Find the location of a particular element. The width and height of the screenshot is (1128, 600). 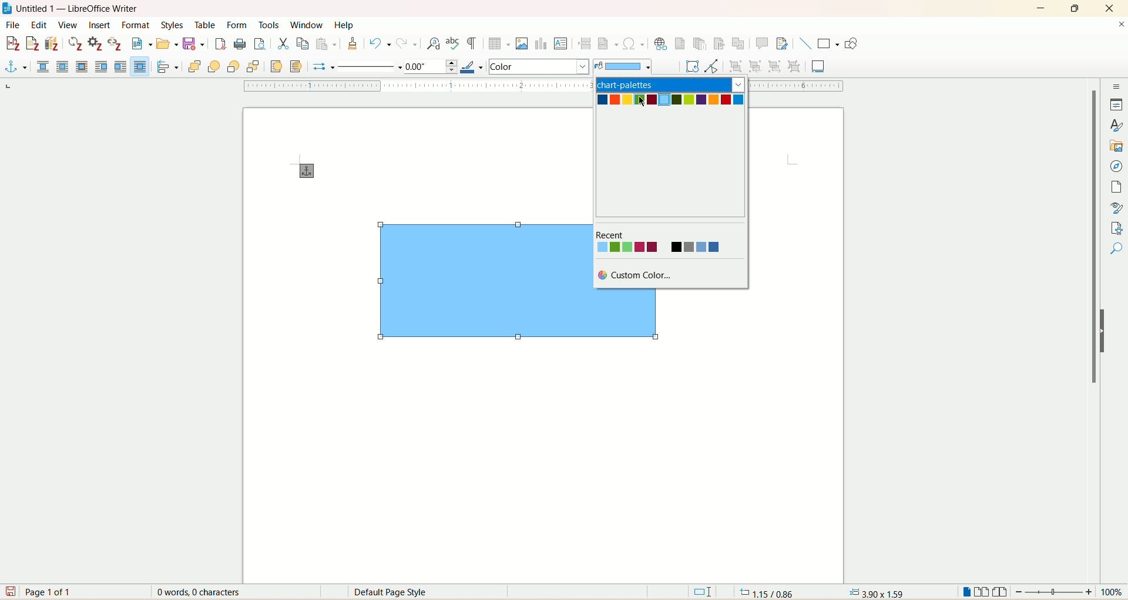

send to back is located at coordinates (251, 66).